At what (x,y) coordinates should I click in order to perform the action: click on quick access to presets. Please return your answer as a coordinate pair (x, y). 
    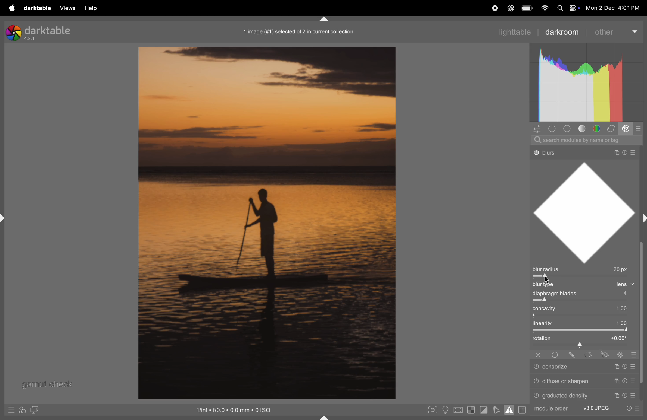
    Looking at the image, I should click on (12, 411).